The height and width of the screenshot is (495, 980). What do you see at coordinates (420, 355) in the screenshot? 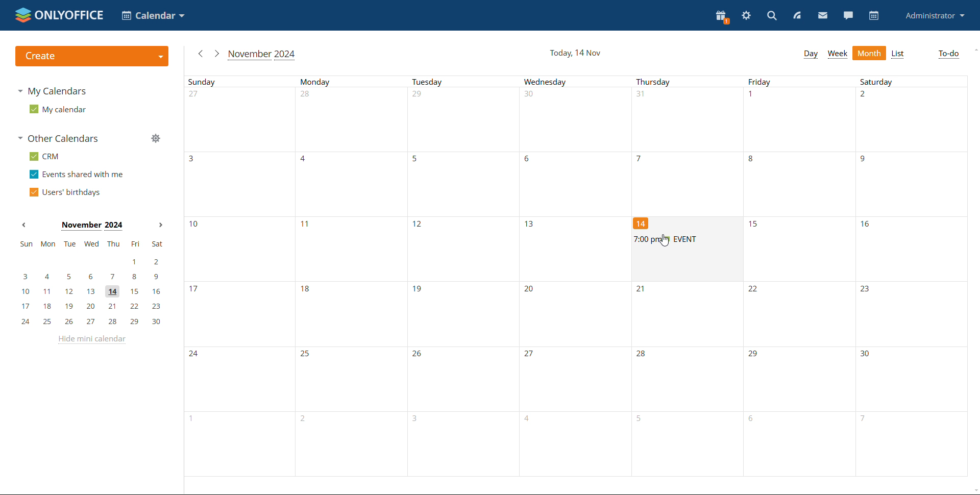
I see `number` at bounding box center [420, 355].